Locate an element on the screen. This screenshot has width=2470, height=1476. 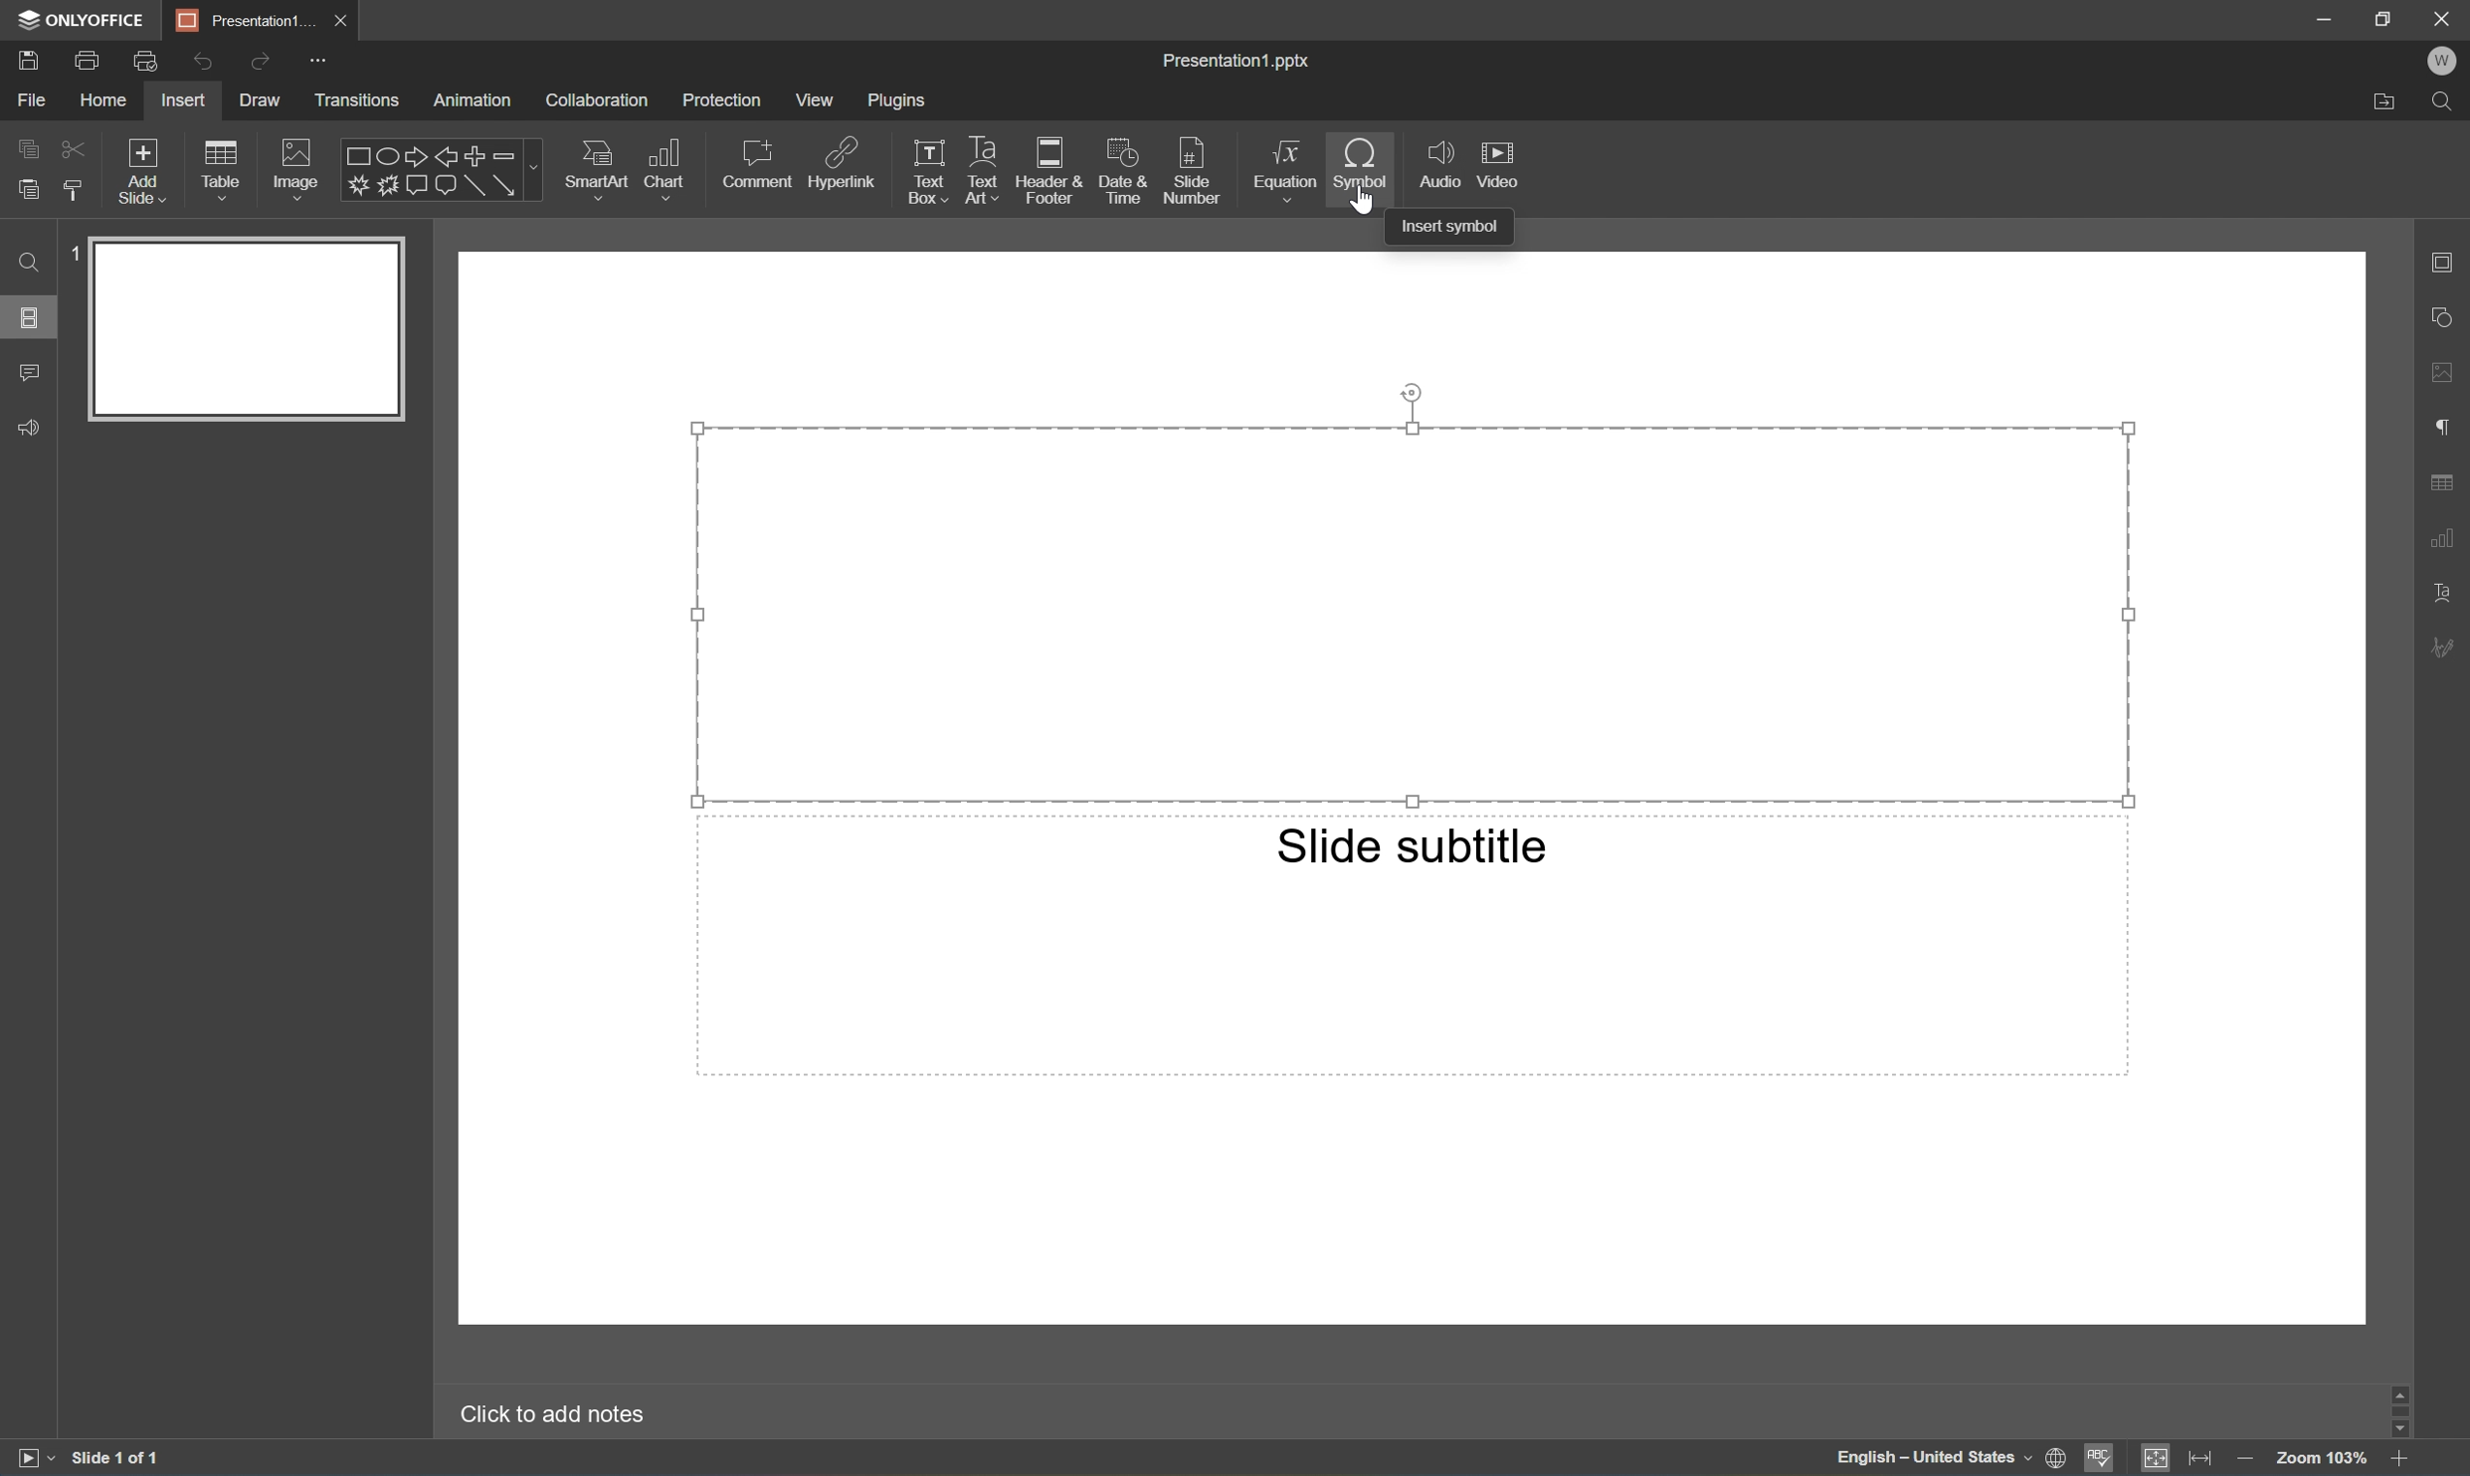
Close is located at coordinates (341, 20).